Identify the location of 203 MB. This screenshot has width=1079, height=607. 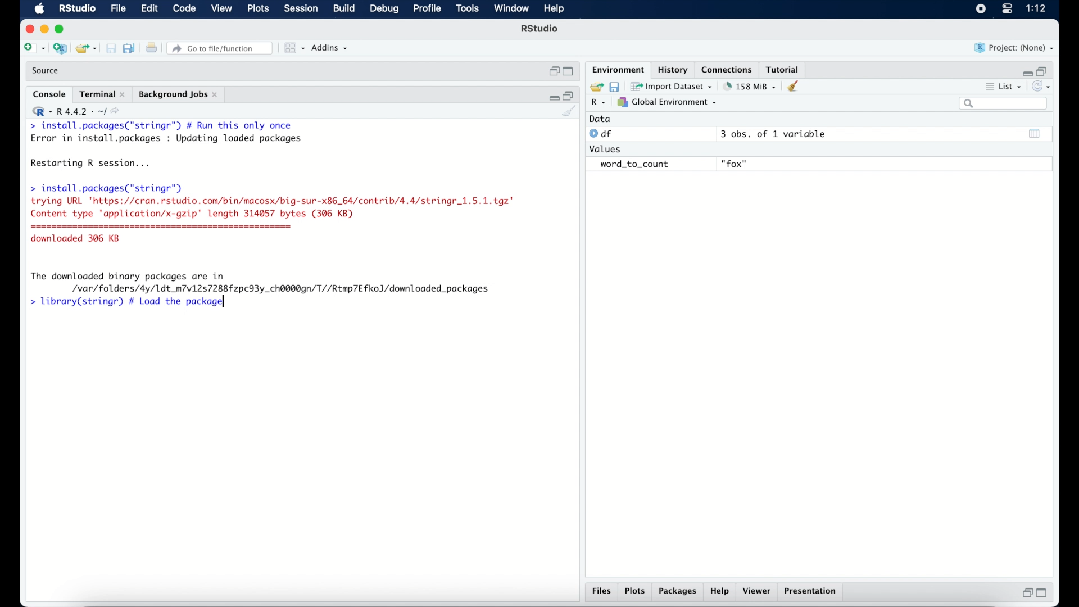
(751, 87).